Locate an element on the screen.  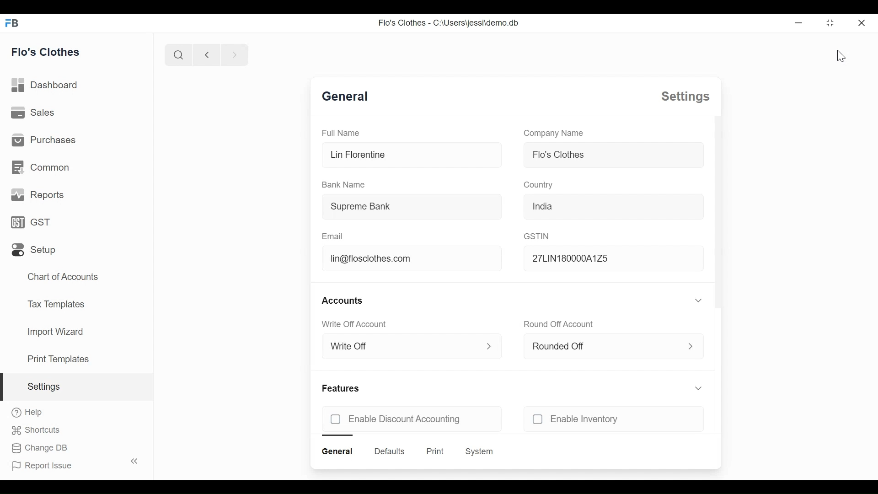
settings is located at coordinates (685, 97).